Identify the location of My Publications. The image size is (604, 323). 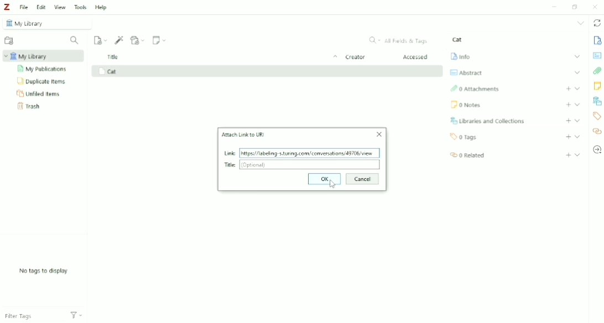
(43, 69).